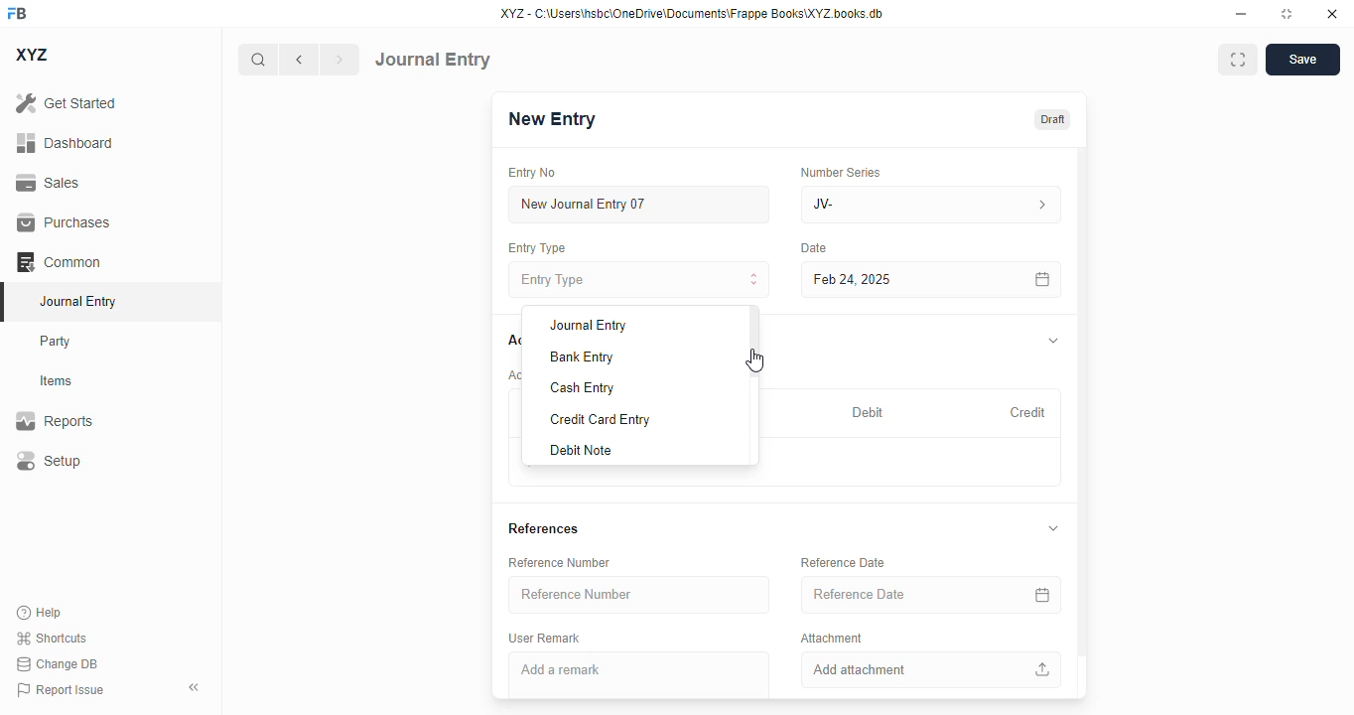 Image resolution: width=1354 pixels, height=715 pixels. What do you see at coordinates (65, 142) in the screenshot?
I see `dashboard` at bounding box center [65, 142].